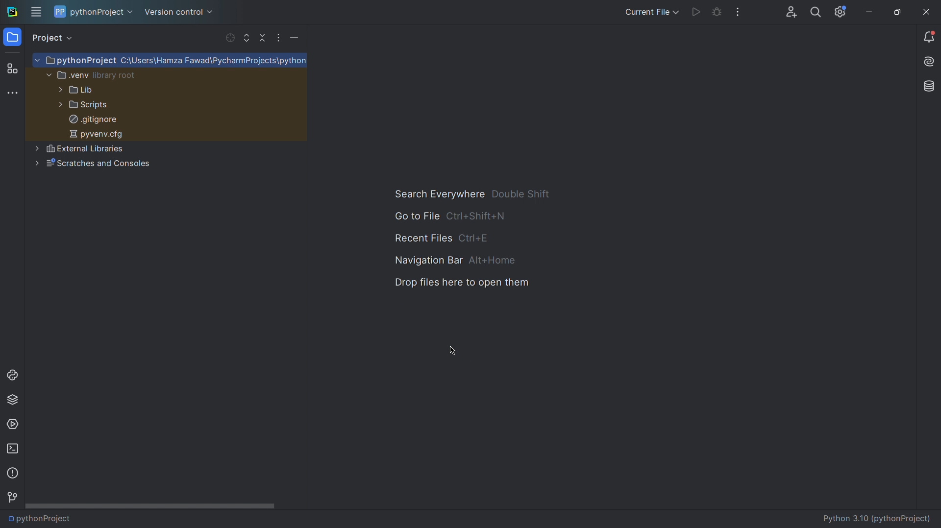 This screenshot has height=528, width=941. Describe the element at coordinates (56, 38) in the screenshot. I see `Project` at that location.